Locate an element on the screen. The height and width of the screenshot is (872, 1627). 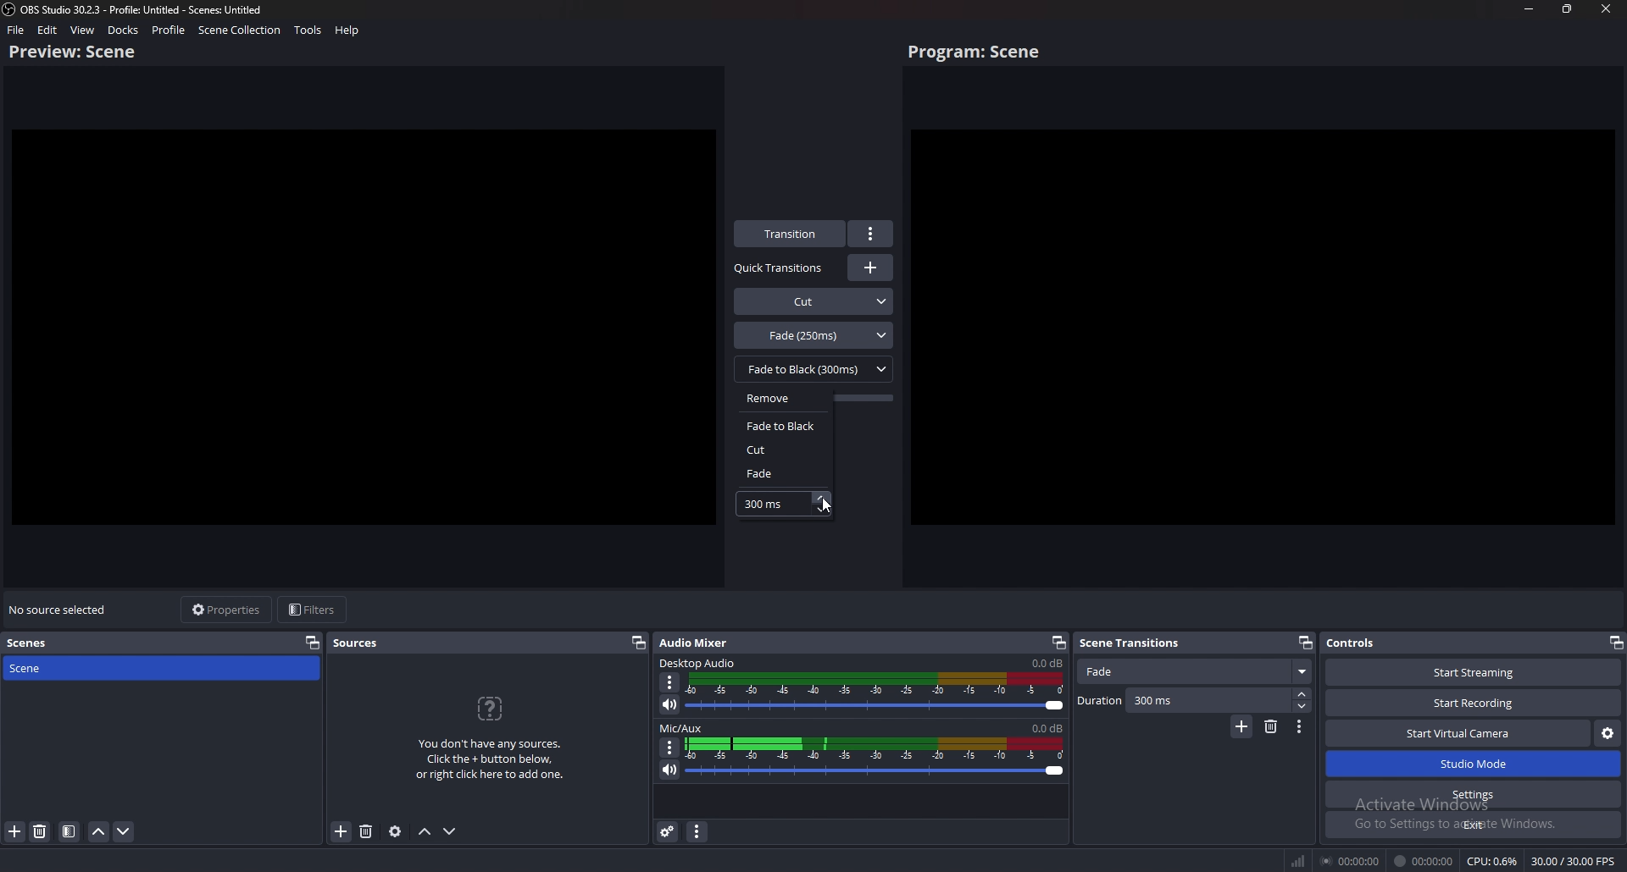
scene collection is located at coordinates (239, 30).